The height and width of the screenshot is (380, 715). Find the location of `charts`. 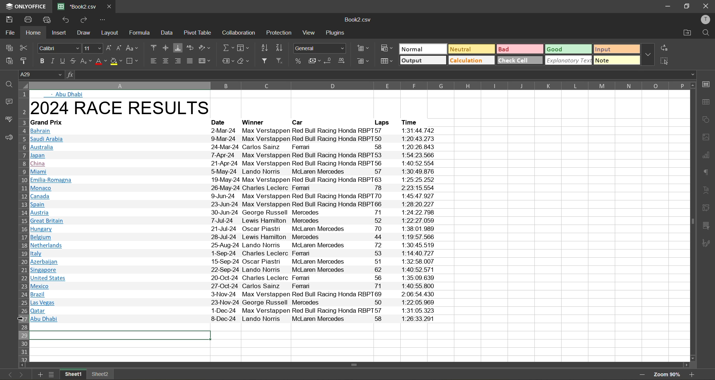

charts is located at coordinates (706, 155).